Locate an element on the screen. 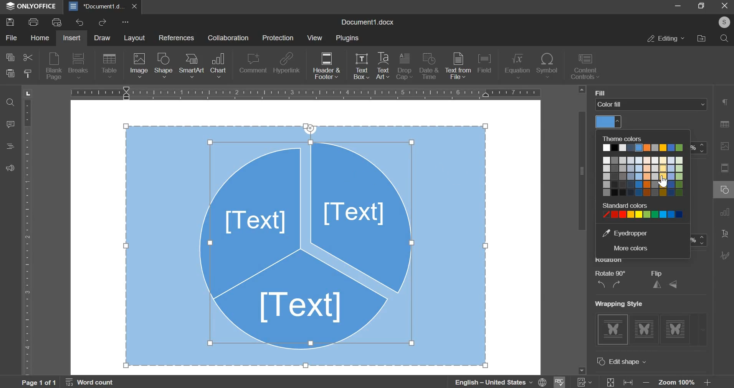 Image resolution: width=734 pixels, height=388 pixels. vertical scale is located at coordinates (28, 234).